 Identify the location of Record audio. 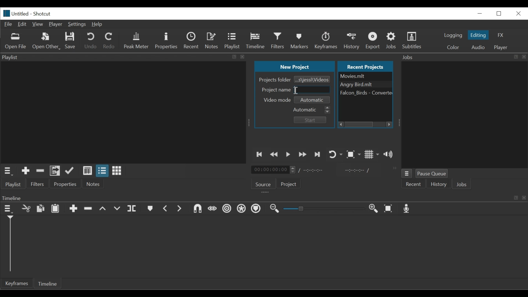
(407, 208).